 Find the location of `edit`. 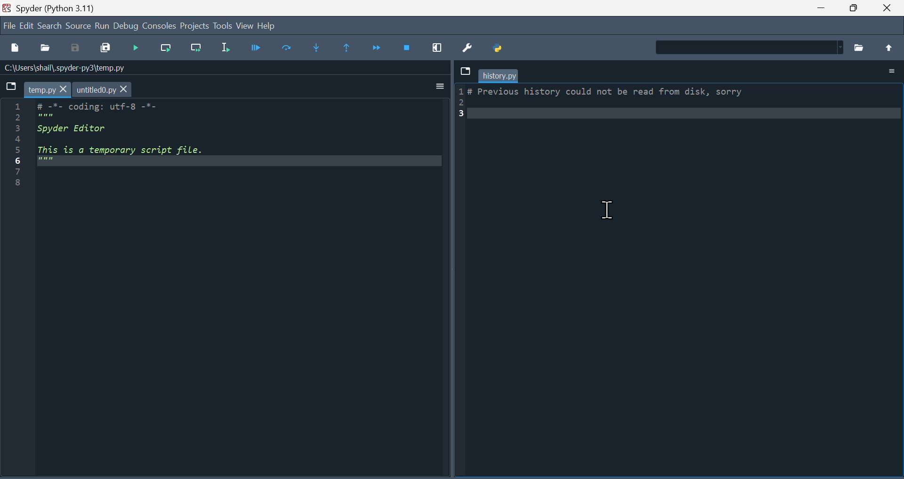

edit is located at coordinates (26, 25).